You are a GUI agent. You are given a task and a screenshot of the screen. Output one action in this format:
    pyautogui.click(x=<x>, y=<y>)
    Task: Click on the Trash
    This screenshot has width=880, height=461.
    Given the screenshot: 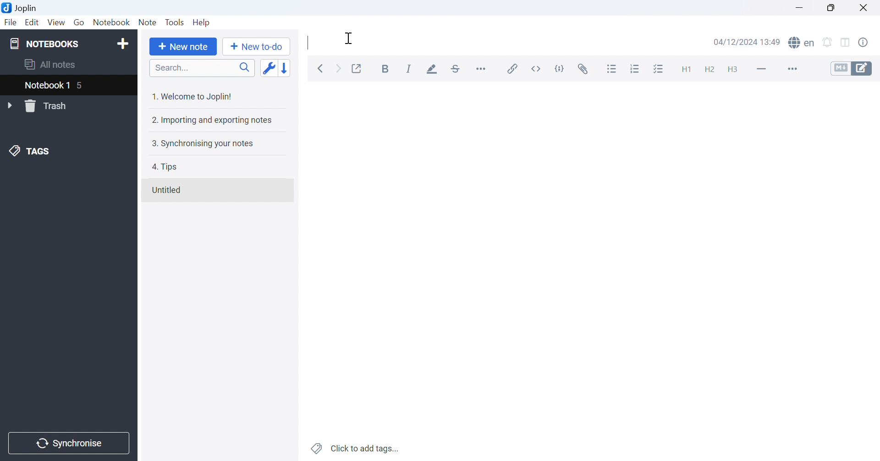 What is the action you would take?
    pyautogui.click(x=51, y=106)
    